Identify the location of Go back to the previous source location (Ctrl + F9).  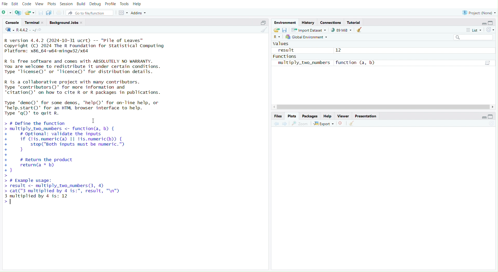
(277, 123).